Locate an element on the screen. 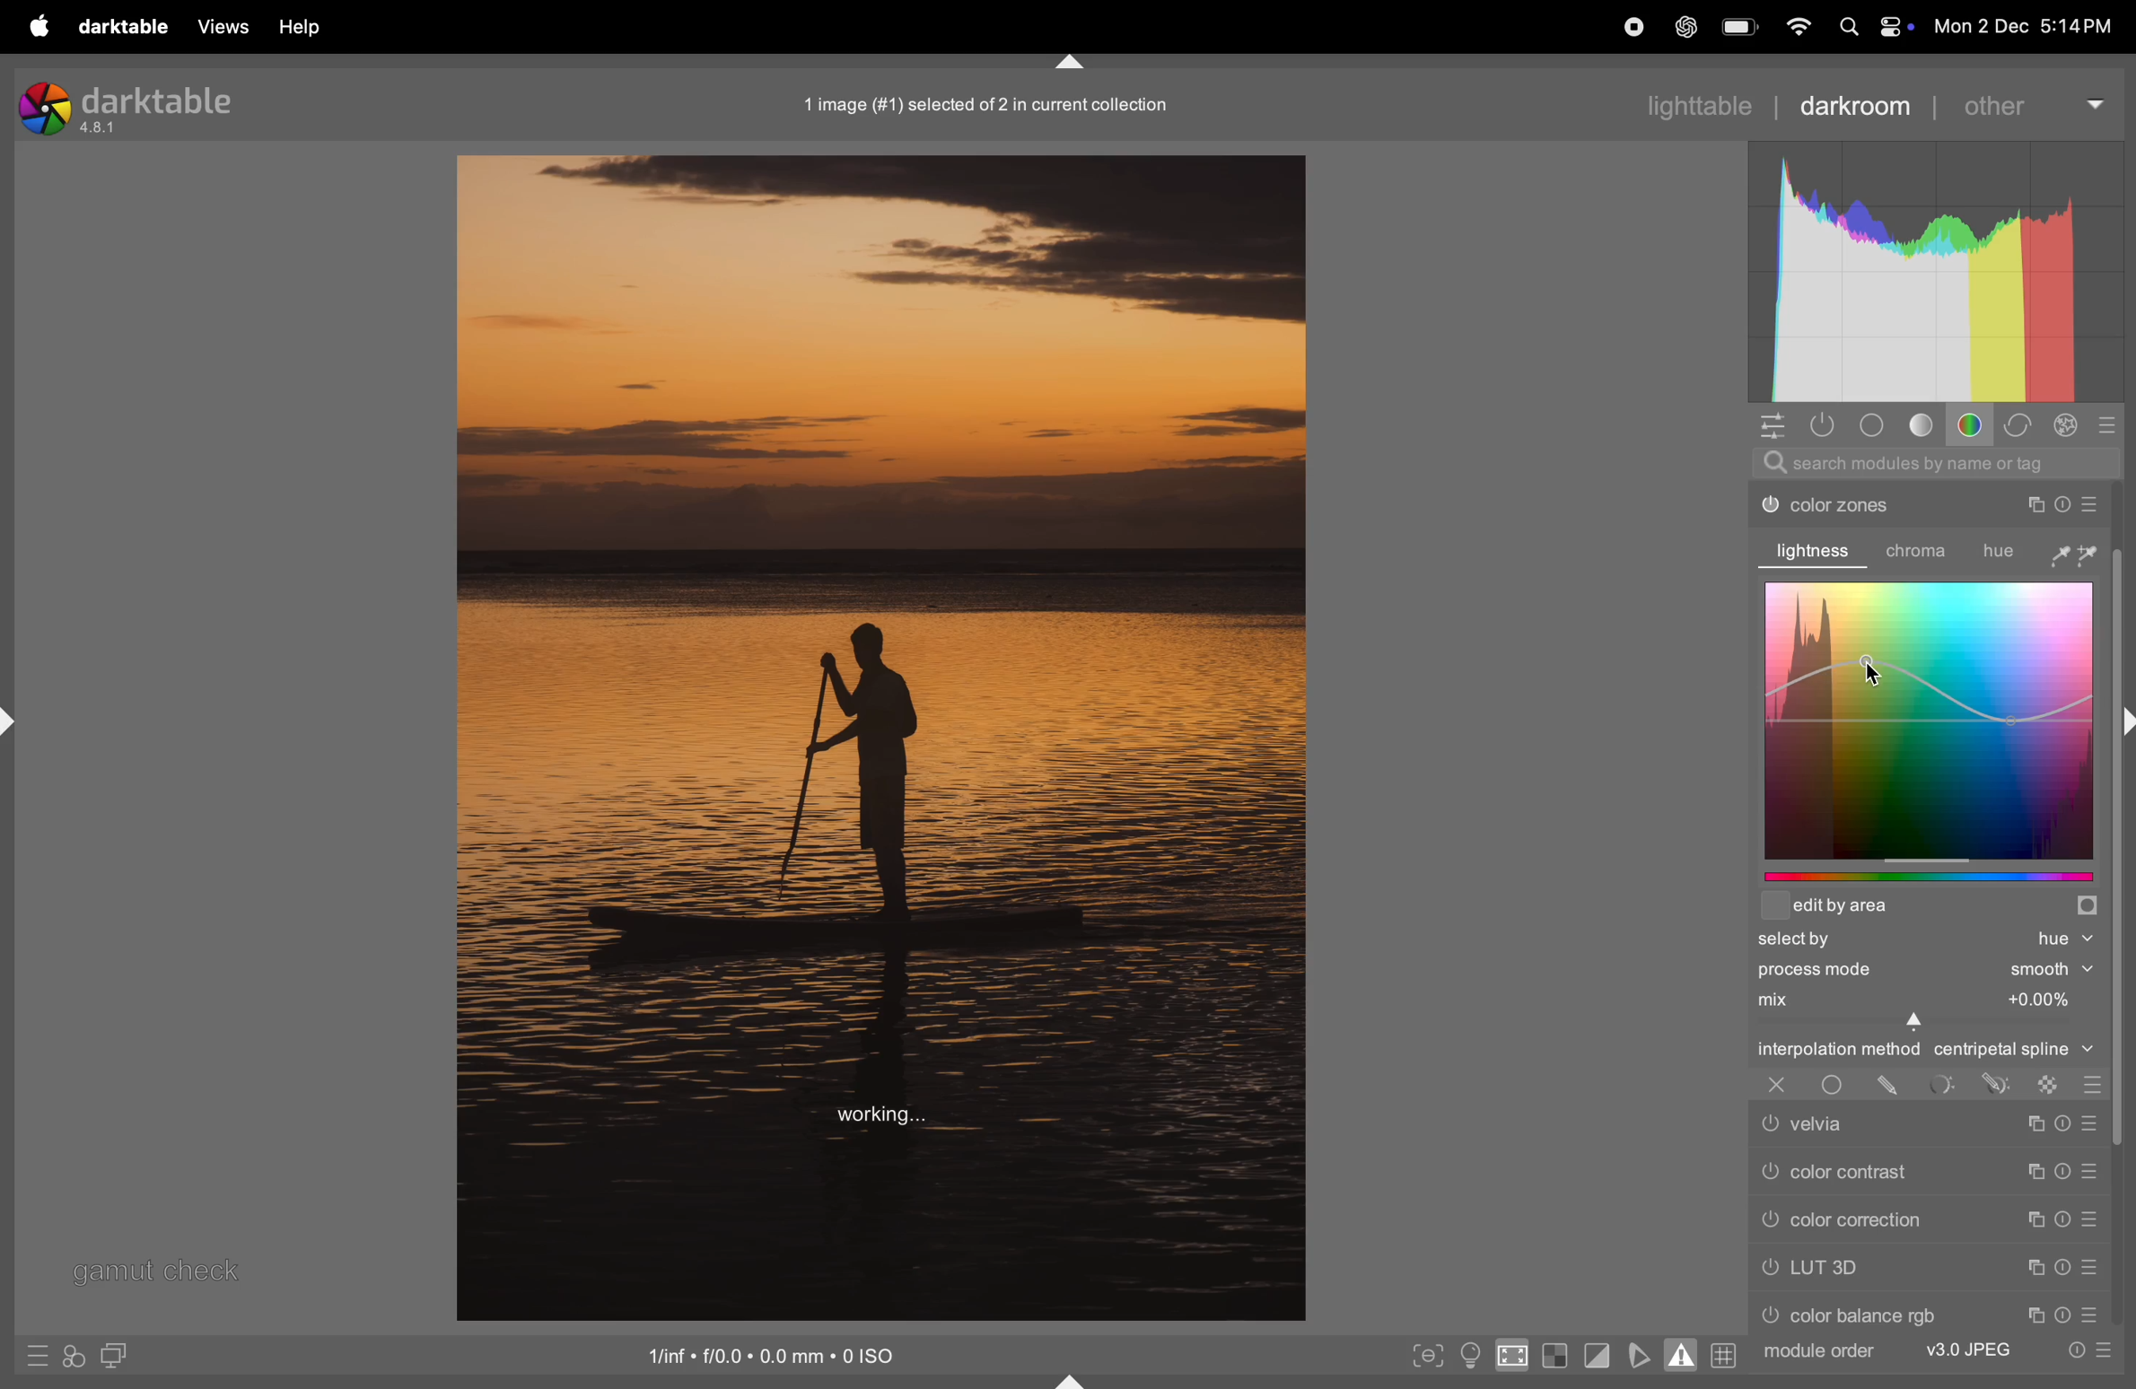 Image resolution: width=2136 pixels, height=1389 pixels. Preset is located at coordinates (2092, 1123).